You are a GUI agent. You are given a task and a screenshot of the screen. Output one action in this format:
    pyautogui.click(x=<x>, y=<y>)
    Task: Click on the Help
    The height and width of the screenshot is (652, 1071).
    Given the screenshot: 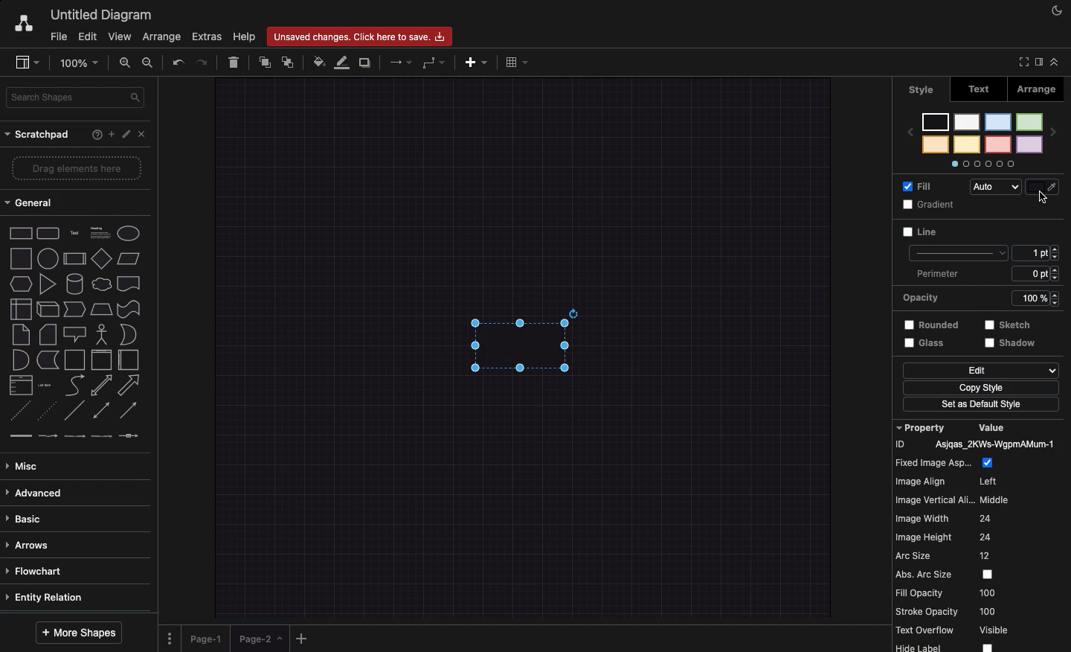 What is the action you would take?
    pyautogui.click(x=245, y=36)
    